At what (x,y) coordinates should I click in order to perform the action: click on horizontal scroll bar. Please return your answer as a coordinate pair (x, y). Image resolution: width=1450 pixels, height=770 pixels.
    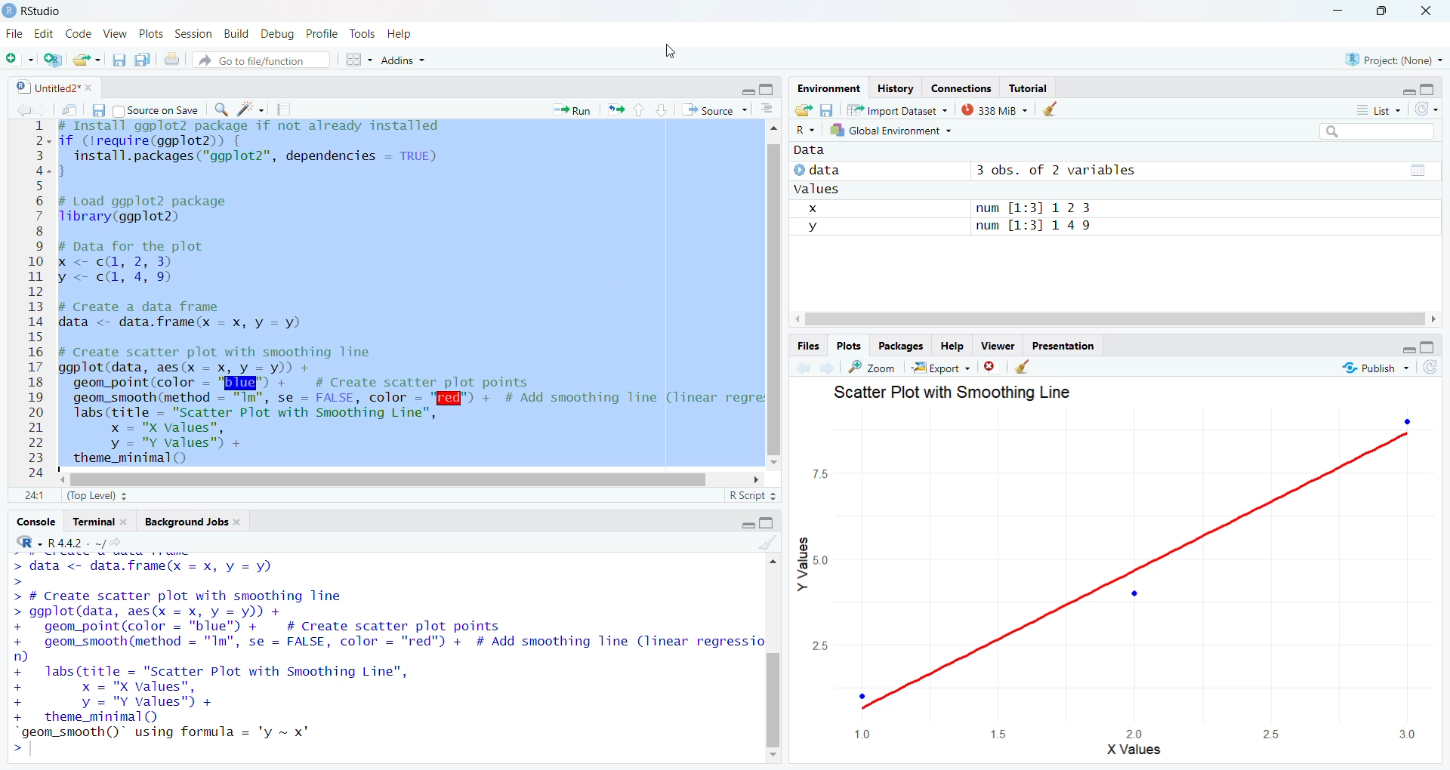
    Looking at the image, I should click on (1109, 319).